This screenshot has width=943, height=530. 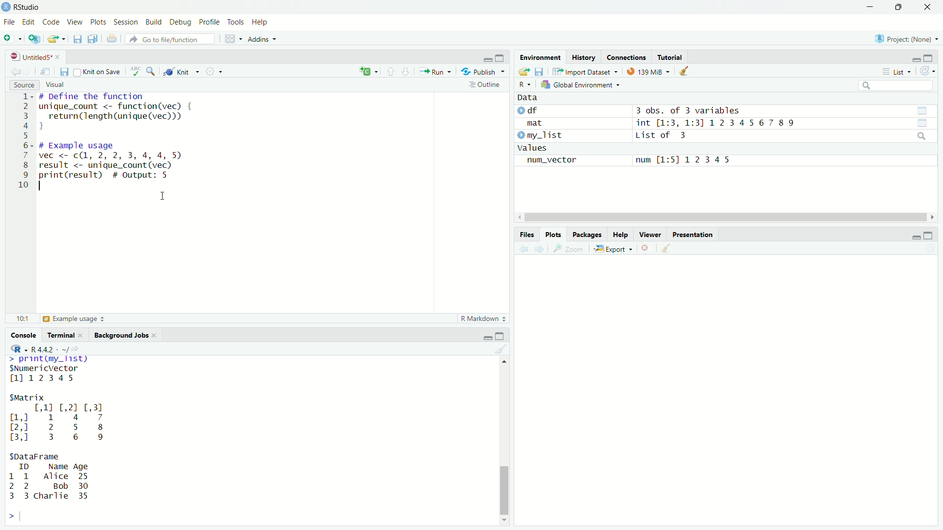 What do you see at coordinates (6, 7) in the screenshot?
I see `app icon` at bounding box center [6, 7].